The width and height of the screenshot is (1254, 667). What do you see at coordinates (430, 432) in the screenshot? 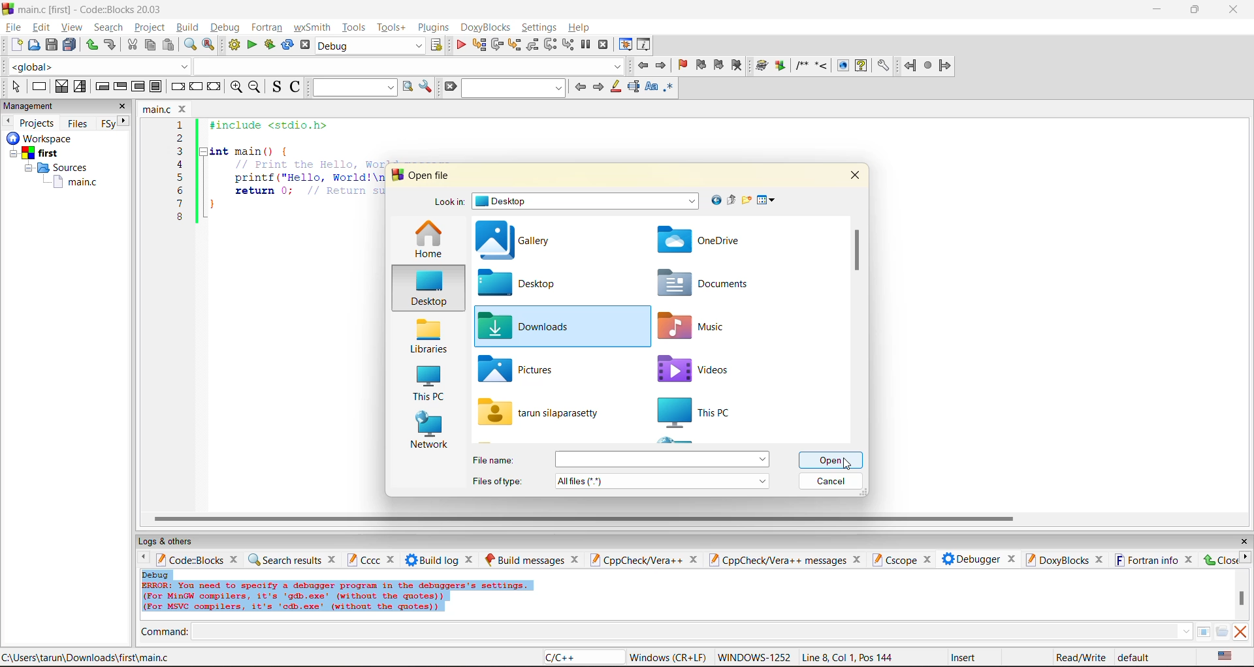
I see `network` at bounding box center [430, 432].